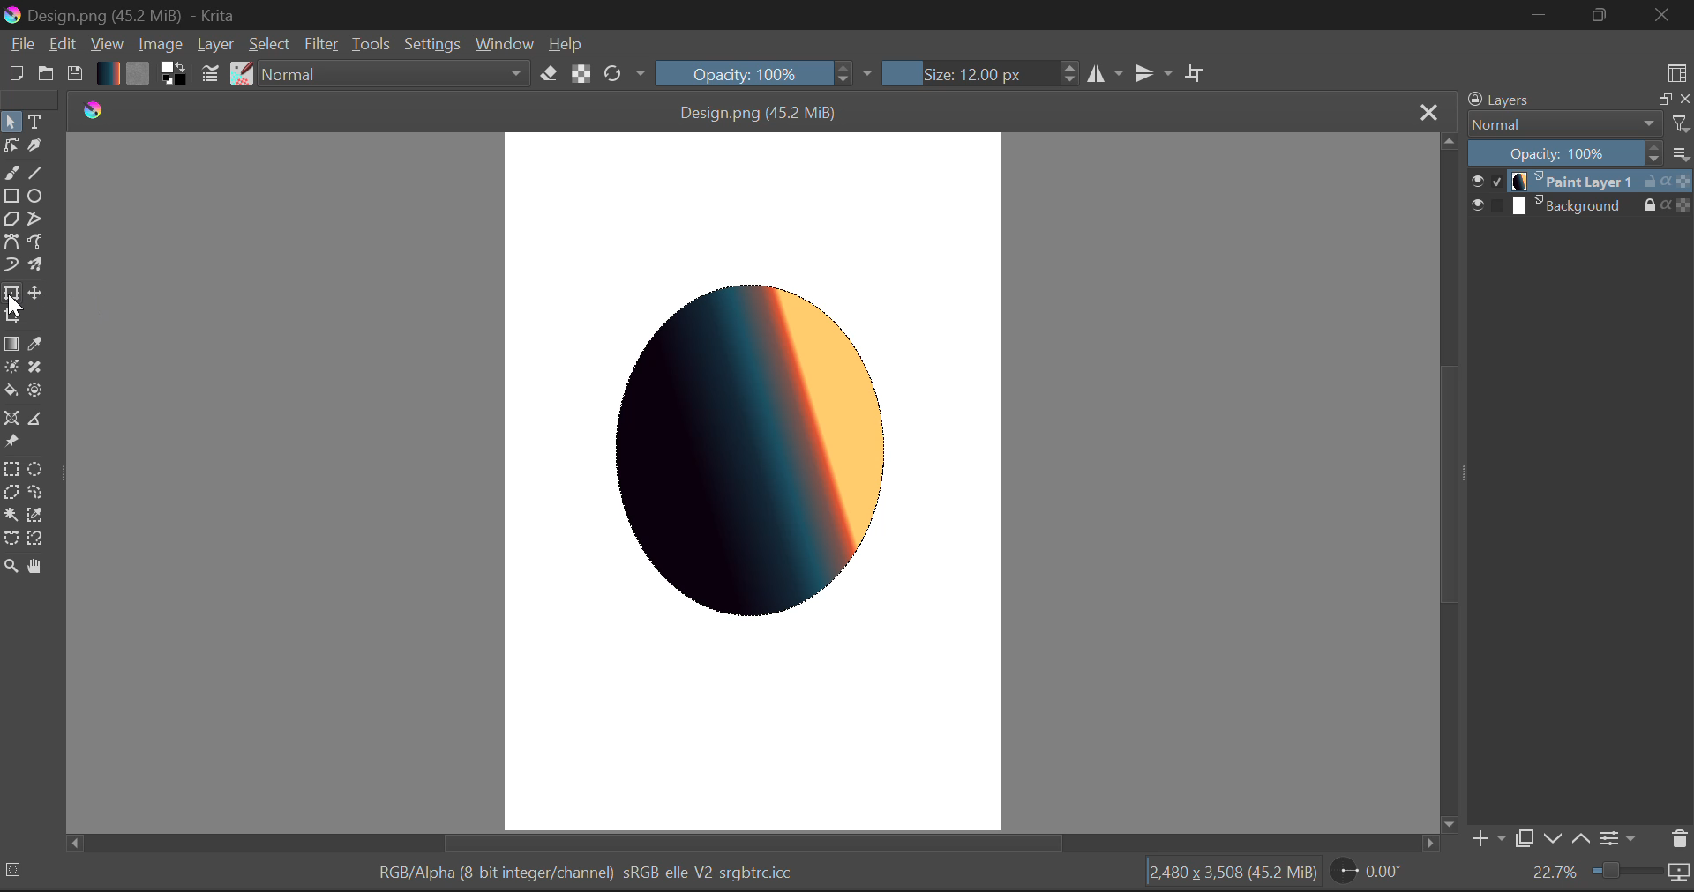 The width and height of the screenshot is (1694, 892). Describe the element at coordinates (34, 265) in the screenshot. I see `Multibrush Tool` at that location.